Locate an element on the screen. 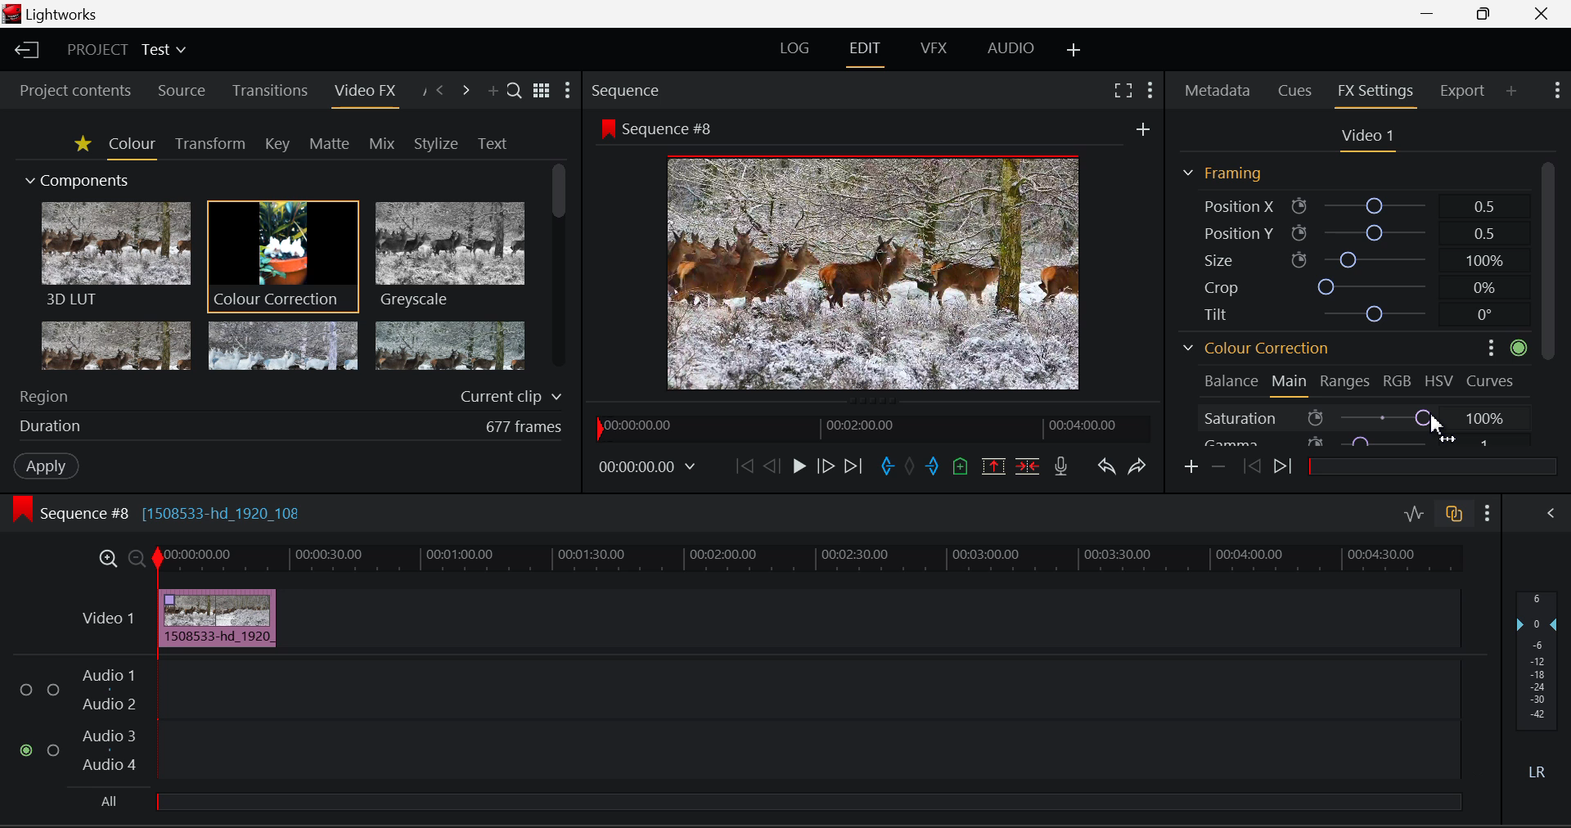 Image resolution: width=1571 pixels, height=828 pixels. EDIT Layout Open is located at coordinates (866, 52).